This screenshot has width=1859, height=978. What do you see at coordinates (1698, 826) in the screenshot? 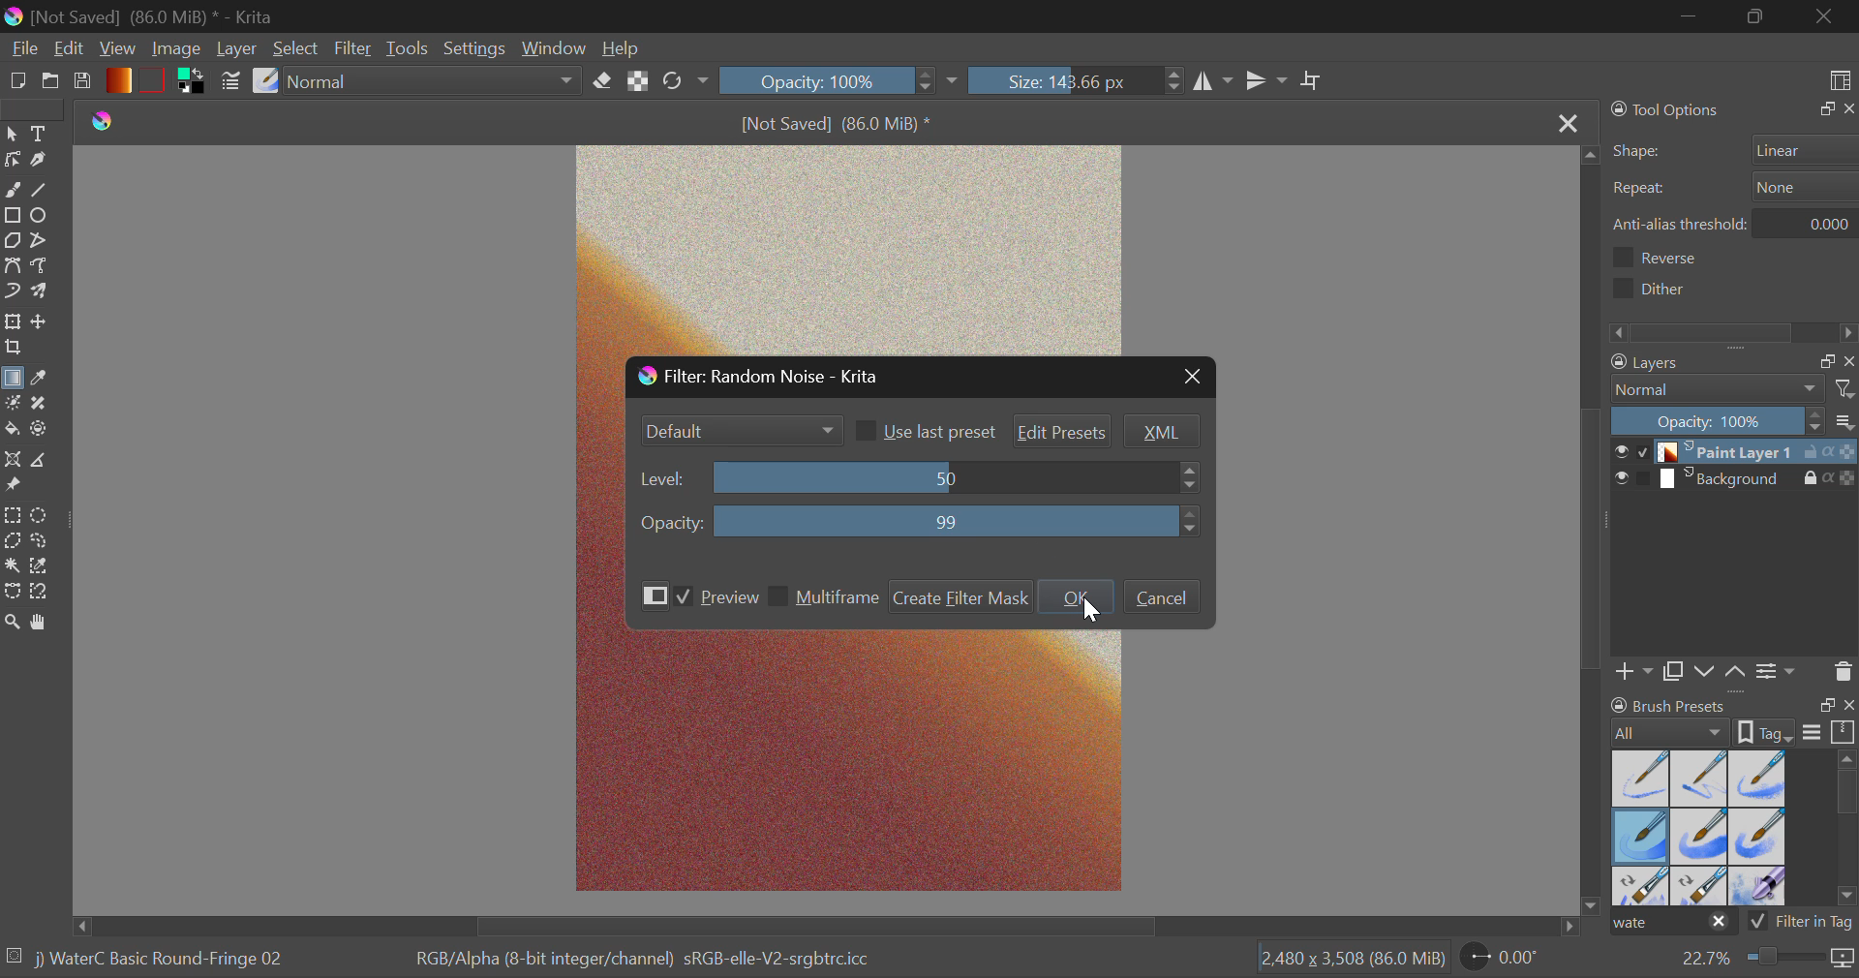
I see `Brush Presets Menu` at bounding box center [1698, 826].